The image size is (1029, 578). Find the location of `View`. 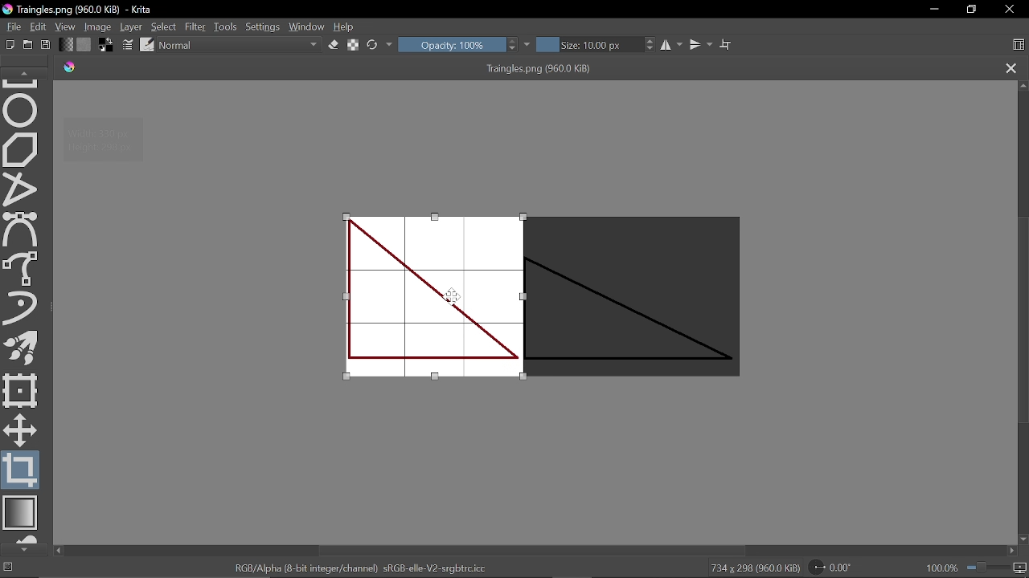

View is located at coordinates (66, 26).